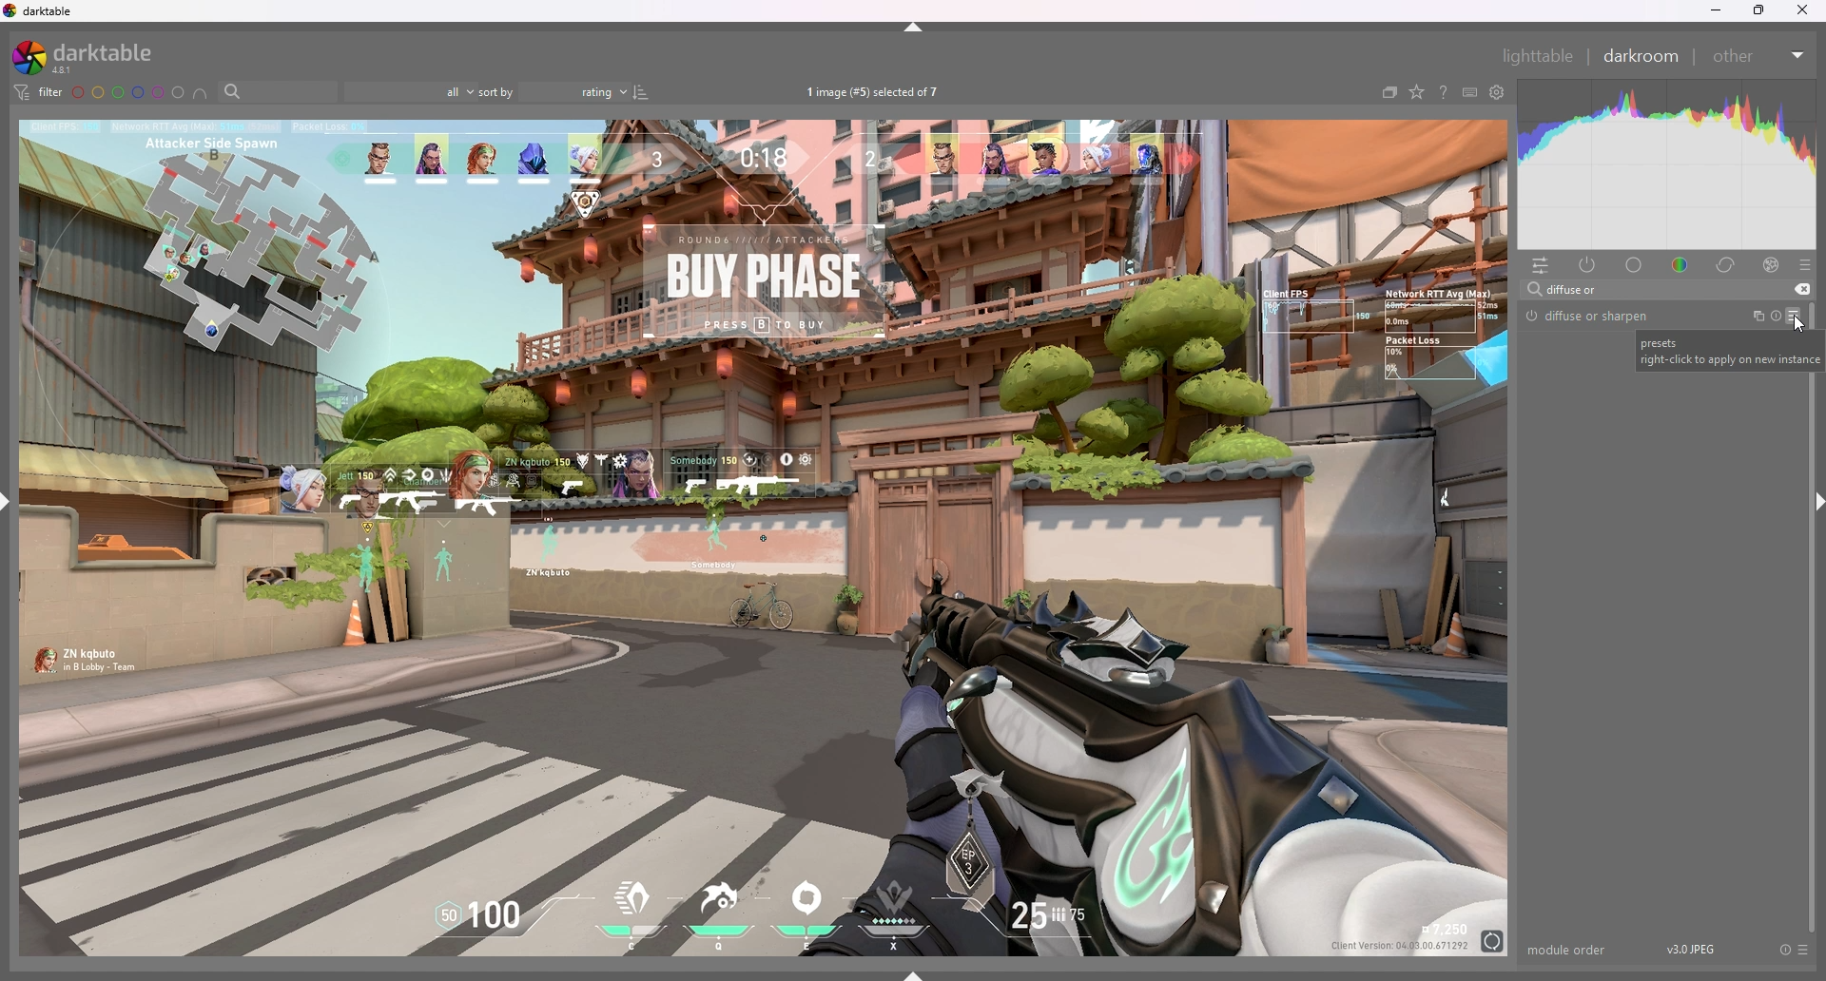 The width and height of the screenshot is (1826, 981). What do you see at coordinates (1682, 263) in the screenshot?
I see `color` at bounding box center [1682, 263].